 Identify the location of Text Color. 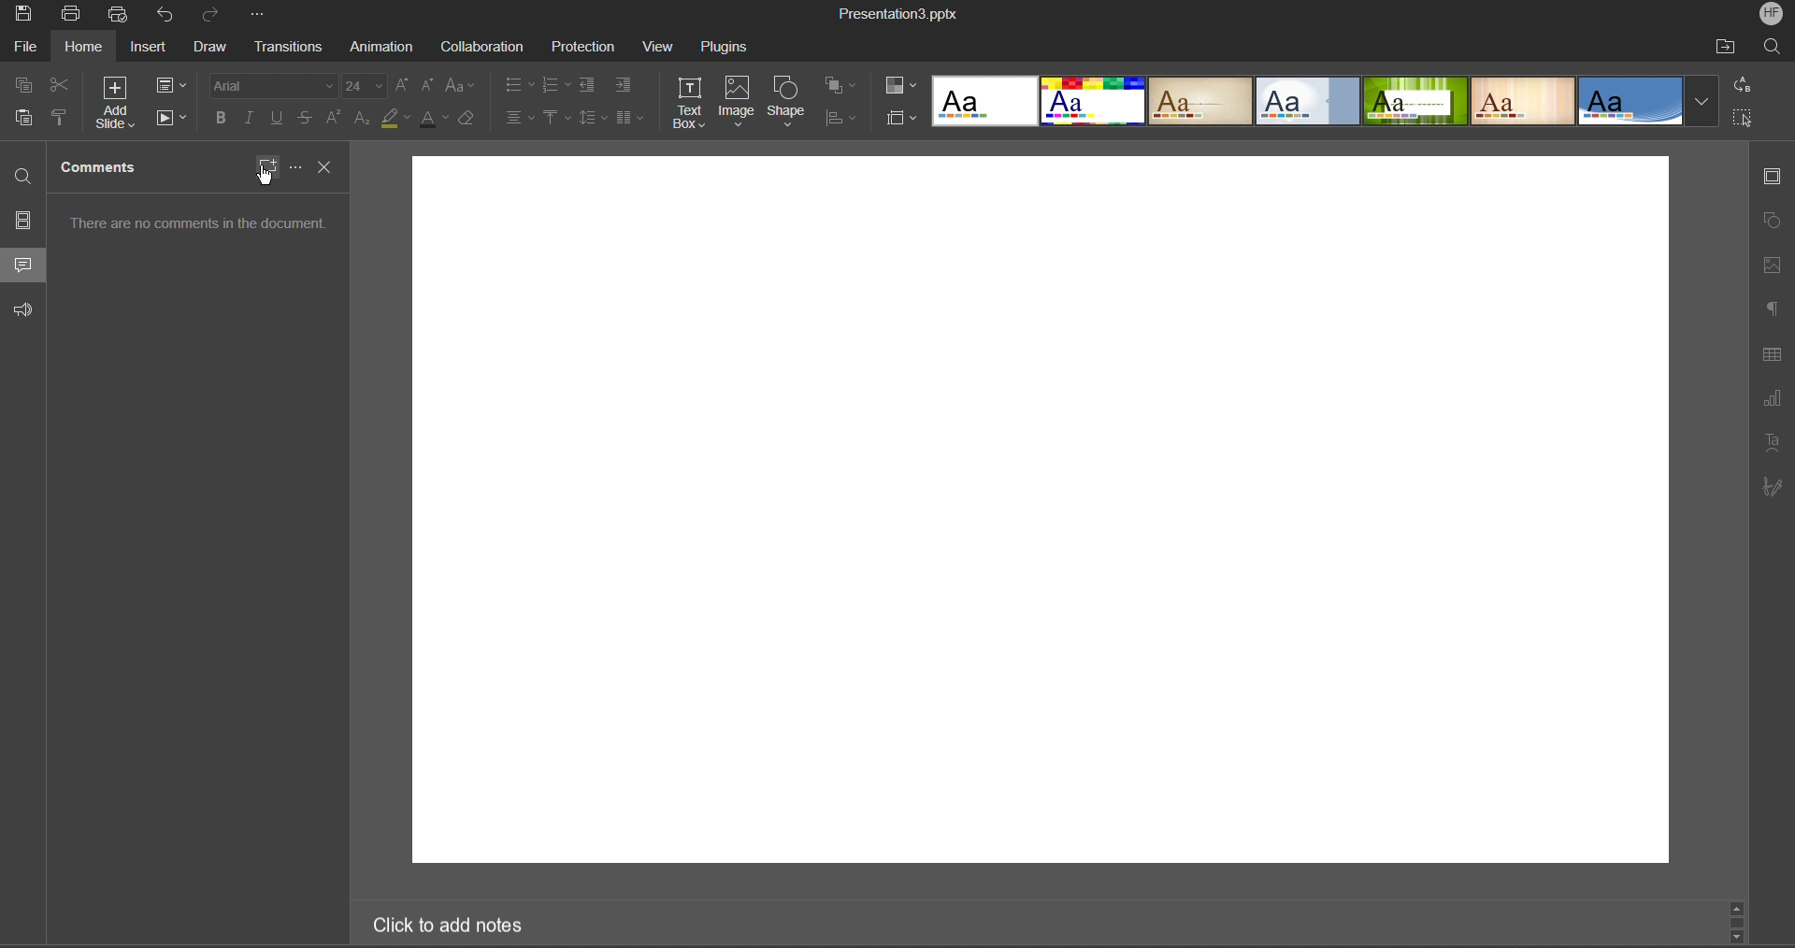
(432, 120).